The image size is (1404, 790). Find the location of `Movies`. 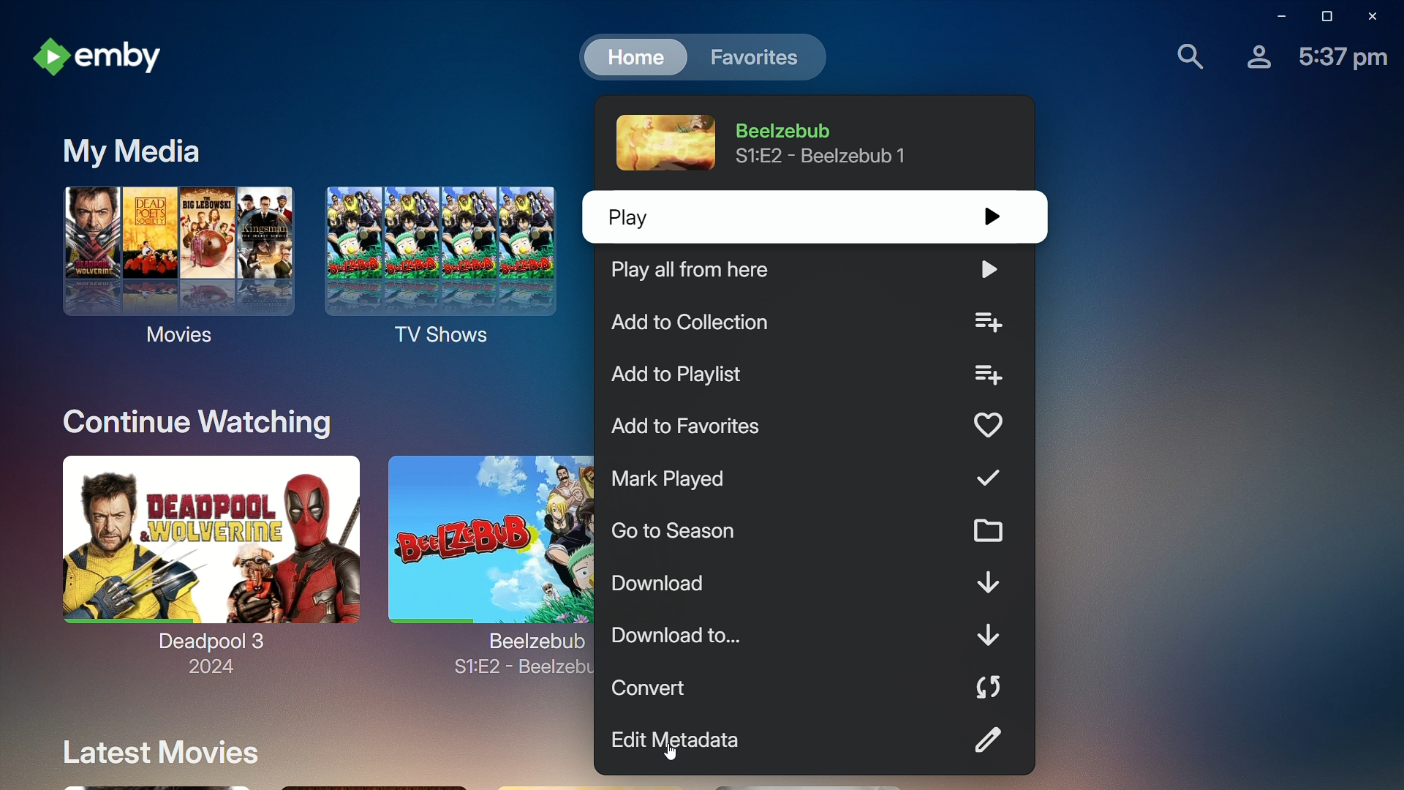

Movies is located at coordinates (172, 272).